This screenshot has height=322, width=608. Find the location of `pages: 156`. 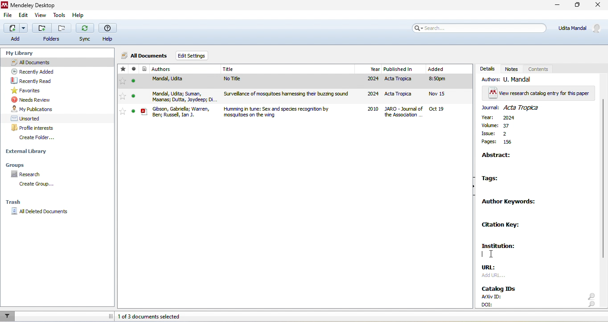

pages: 156 is located at coordinates (497, 143).